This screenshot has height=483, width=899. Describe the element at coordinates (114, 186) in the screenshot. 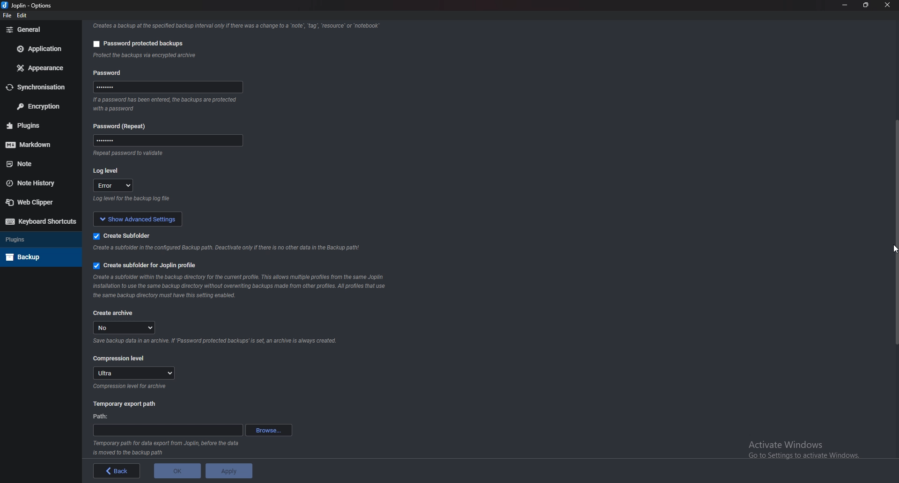

I see `error` at that location.